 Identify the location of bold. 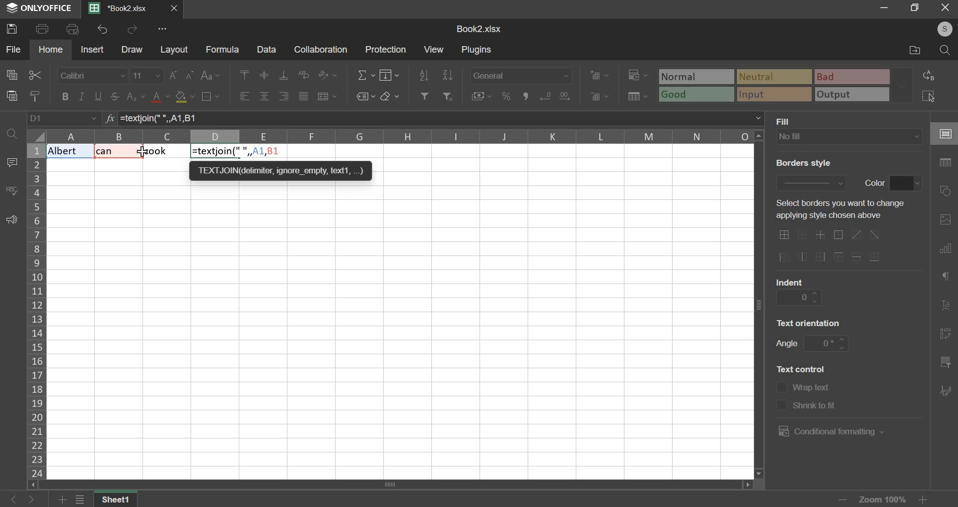
(64, 96).